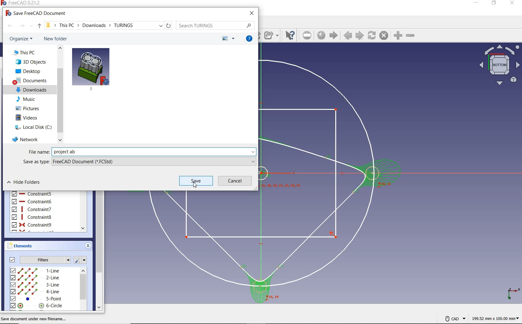  What do you see at coordinates (56, 39) in the screenshot?
I see `new folder` at bounding box center [56, 39].